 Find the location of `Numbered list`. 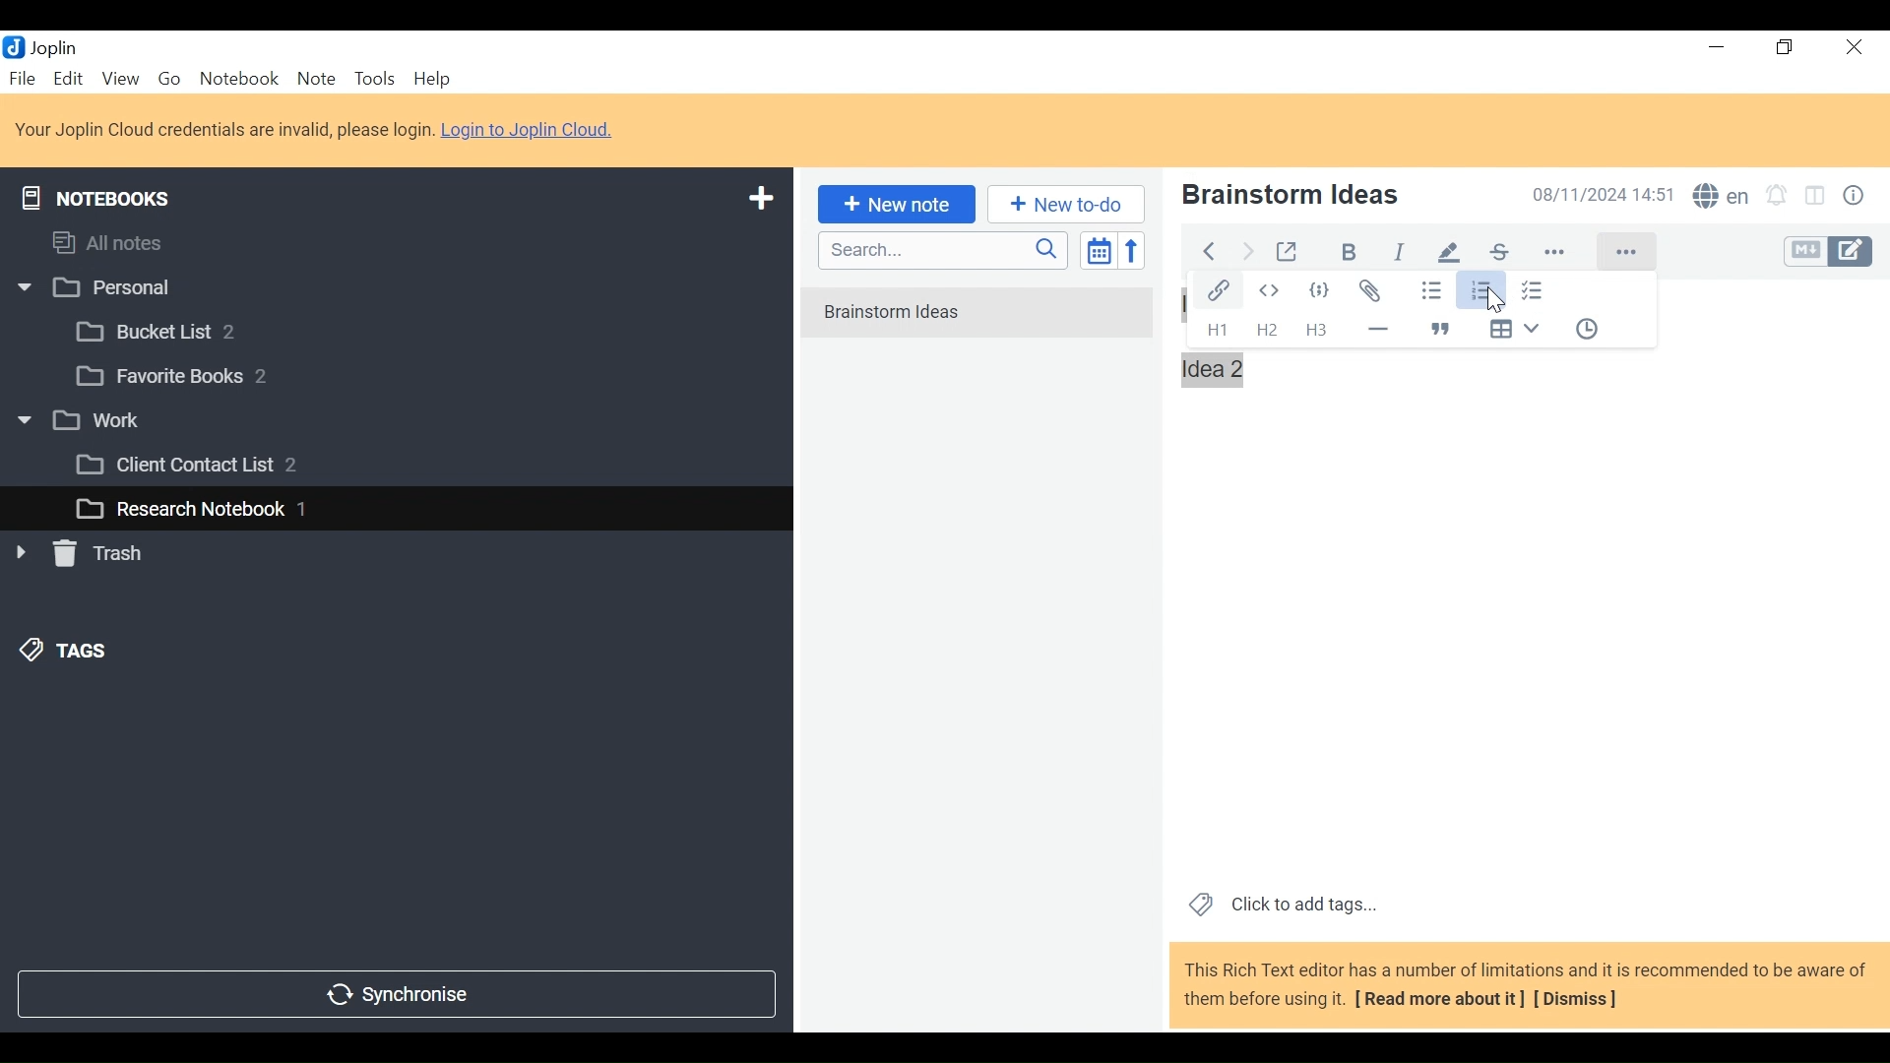

Numbered list is located at coordinates (1481, 291).